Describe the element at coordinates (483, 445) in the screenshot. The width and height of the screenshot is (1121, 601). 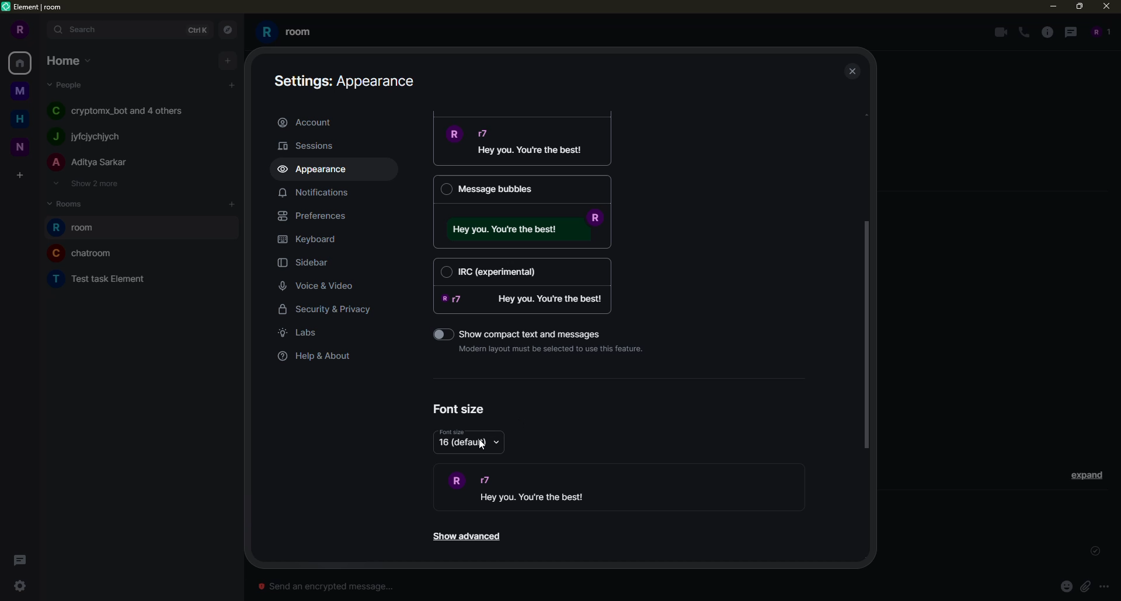
I see `cursor` at that location.